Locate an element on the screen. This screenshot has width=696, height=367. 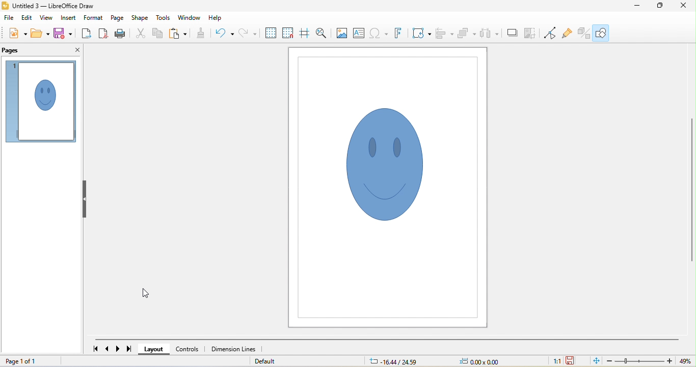
next is located at coordinates (118, 349).